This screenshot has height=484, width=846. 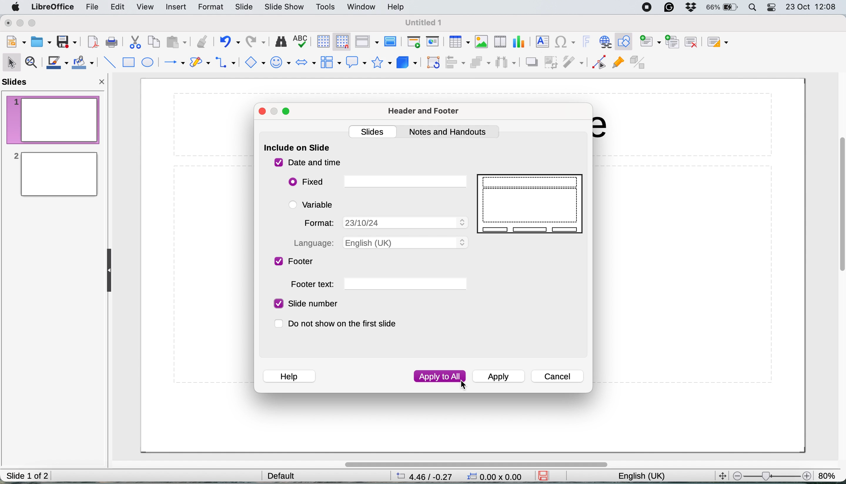 What do you see at coordinates (380, 62) in the screenshot?
I see `stars and banners` at bounding box center [380, 62].